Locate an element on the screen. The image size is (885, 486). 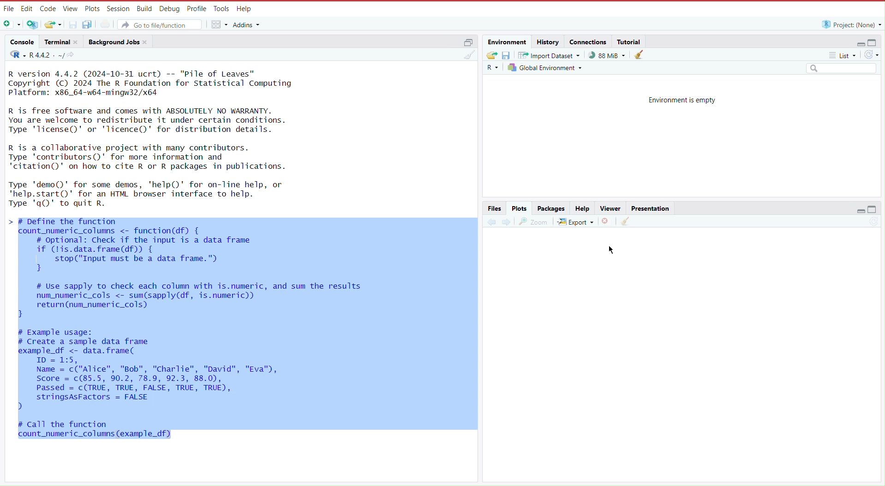
Terminal is located at coordinates (61, 42).